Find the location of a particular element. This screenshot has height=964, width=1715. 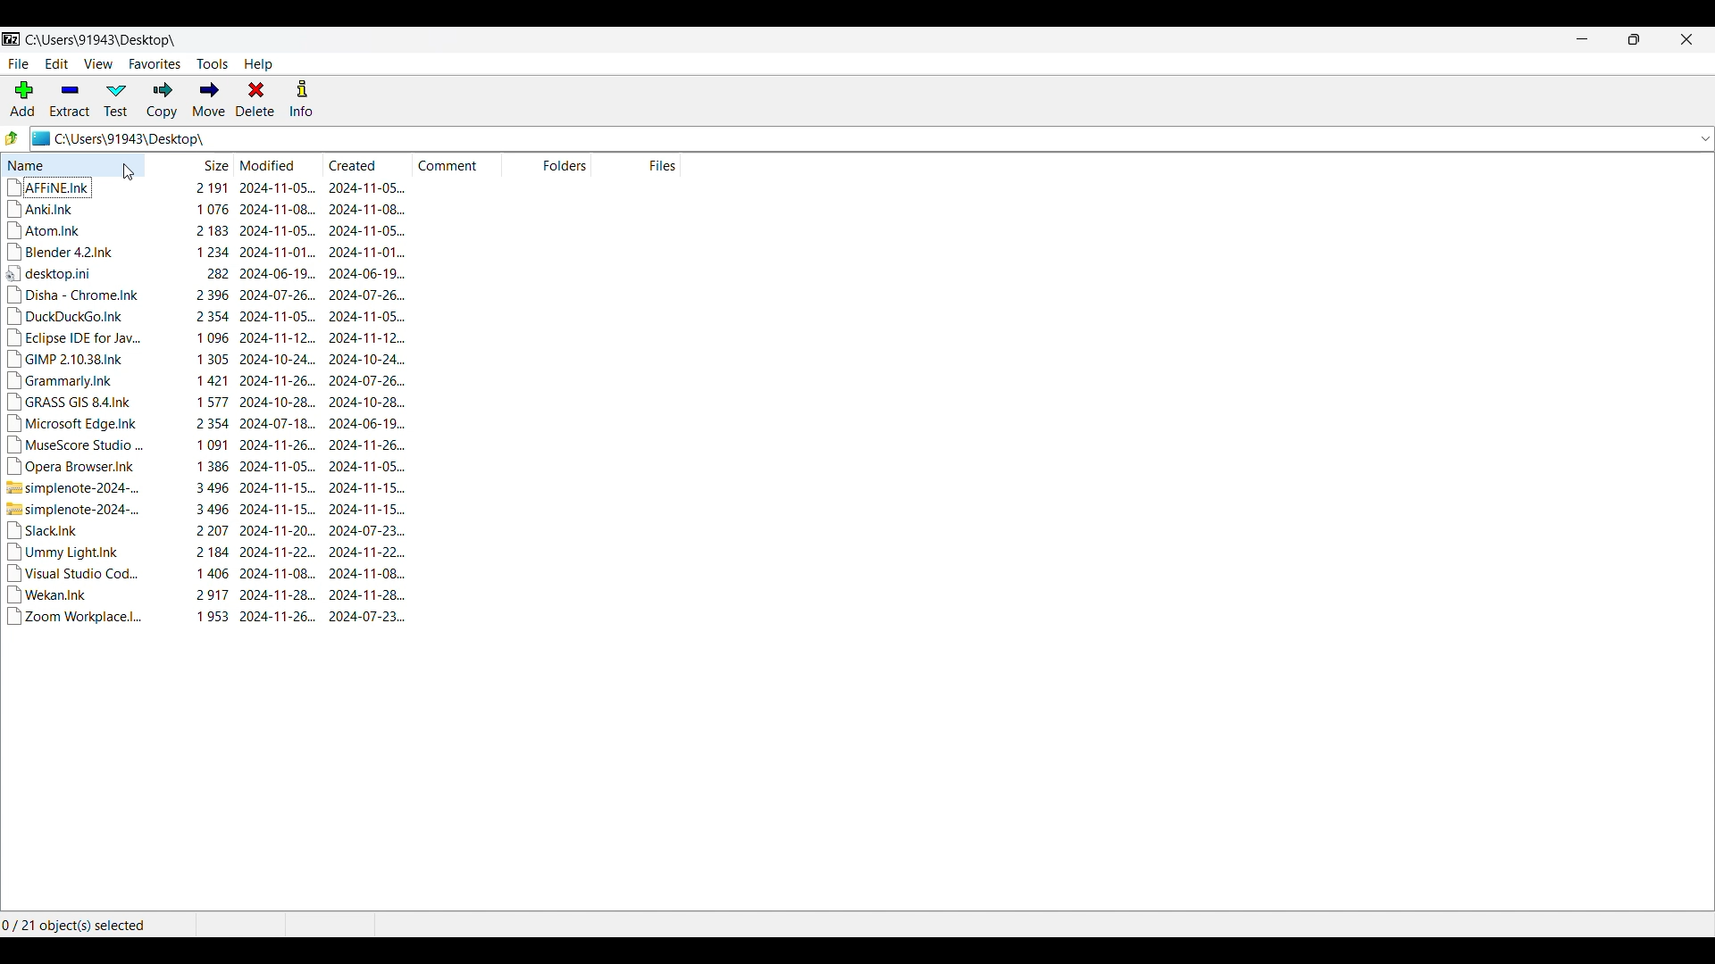

GRASS GIS 84.Ink 1577 2024-10-28... 2024-10-28... is located at coordinates (205, 402).